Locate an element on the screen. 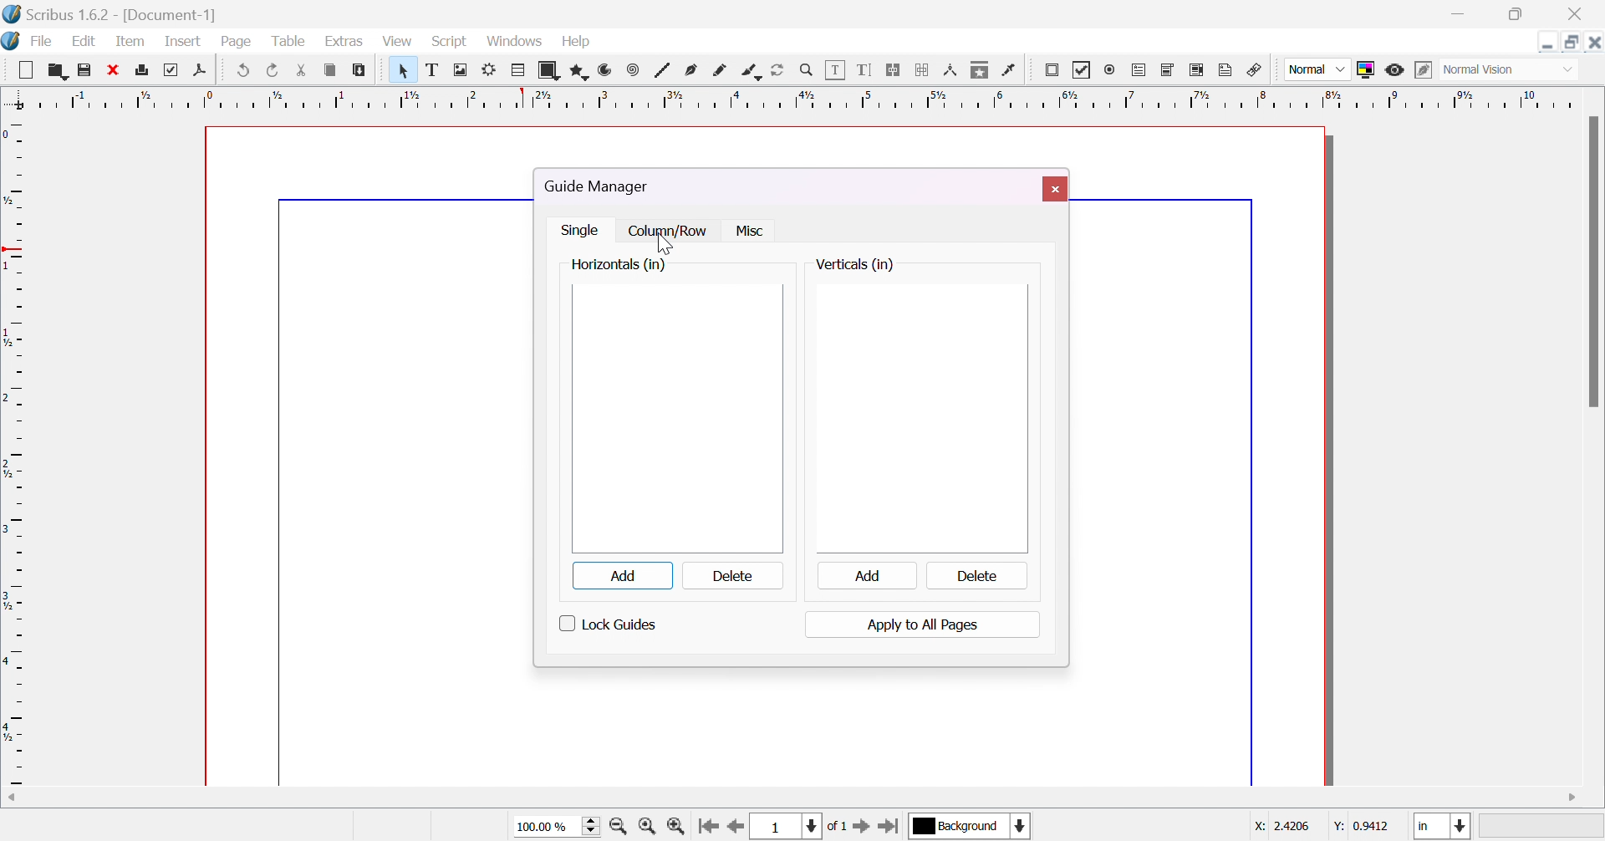  ruler is located at coordinates (13, 449).